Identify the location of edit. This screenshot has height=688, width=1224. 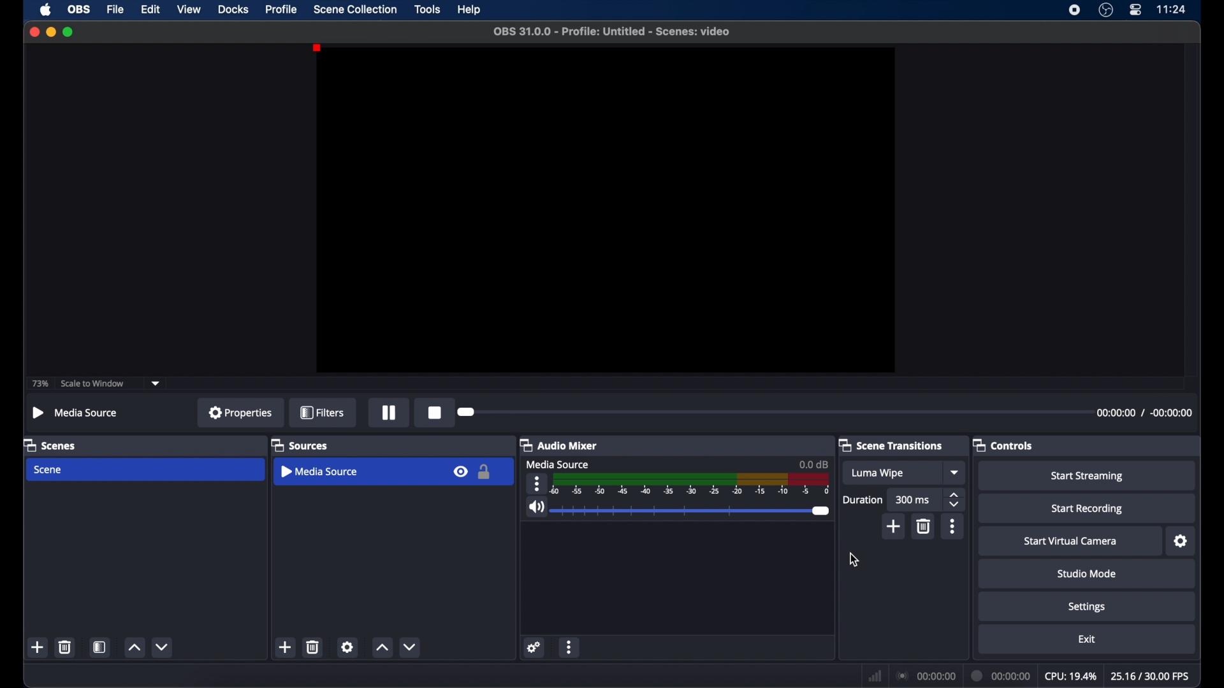
(150, 10).